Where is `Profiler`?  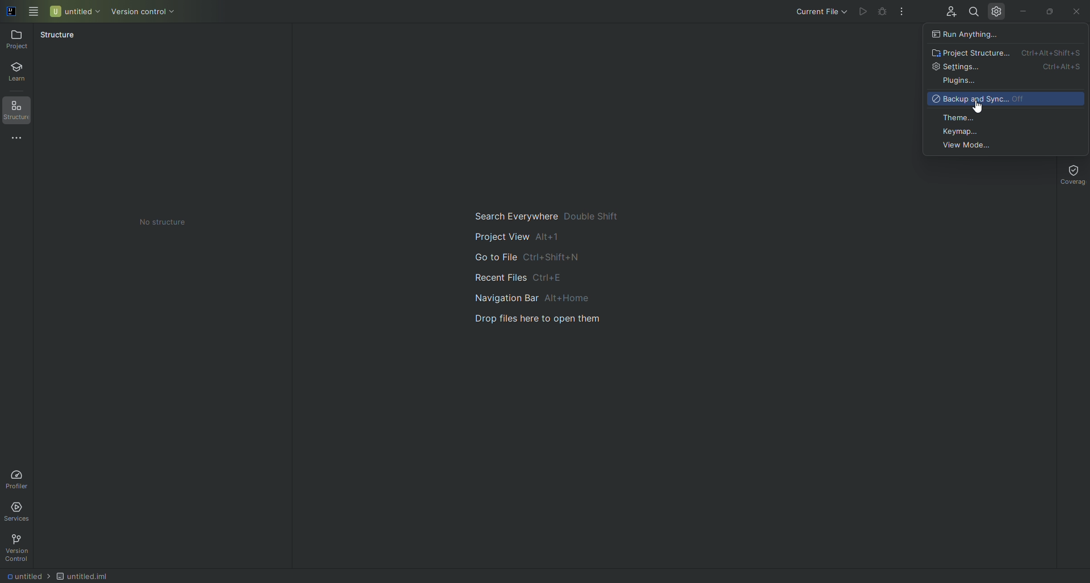 Profiler is located at coordinates (17, 477).